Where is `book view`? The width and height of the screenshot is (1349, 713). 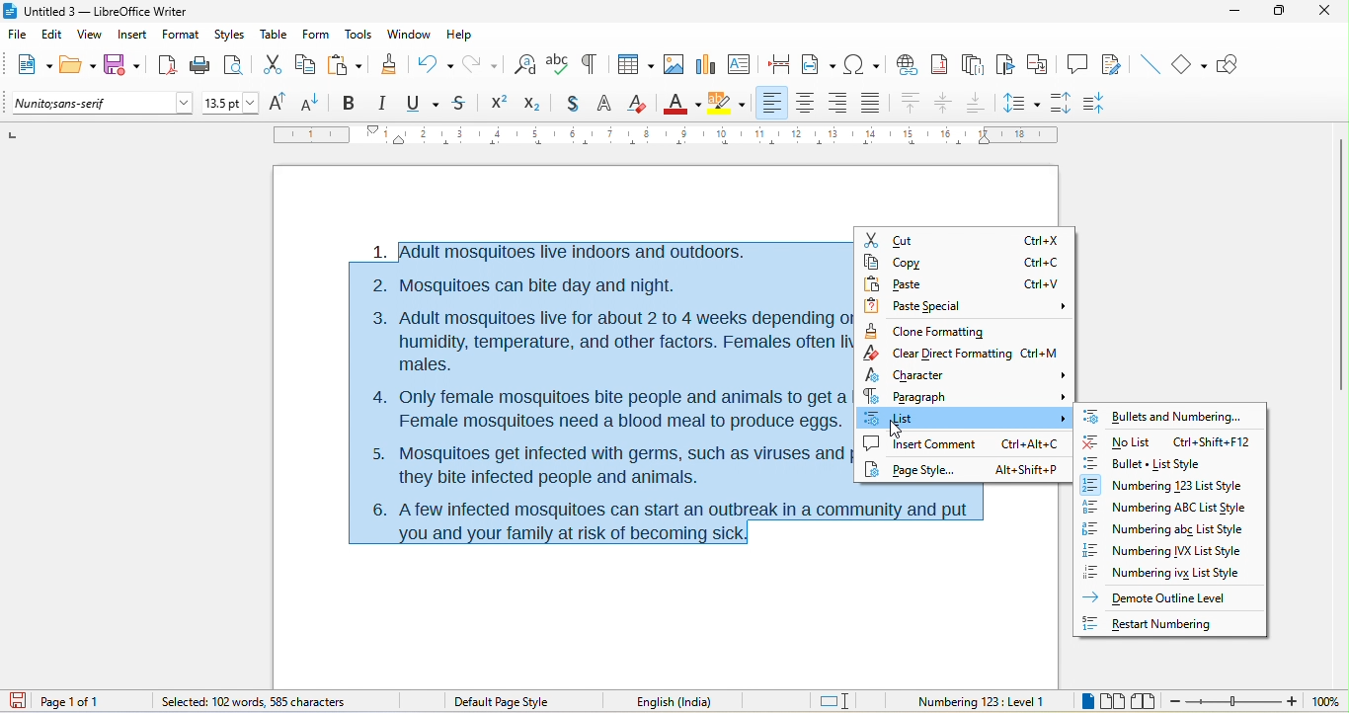
book view is located at coordinates (1143, 700).